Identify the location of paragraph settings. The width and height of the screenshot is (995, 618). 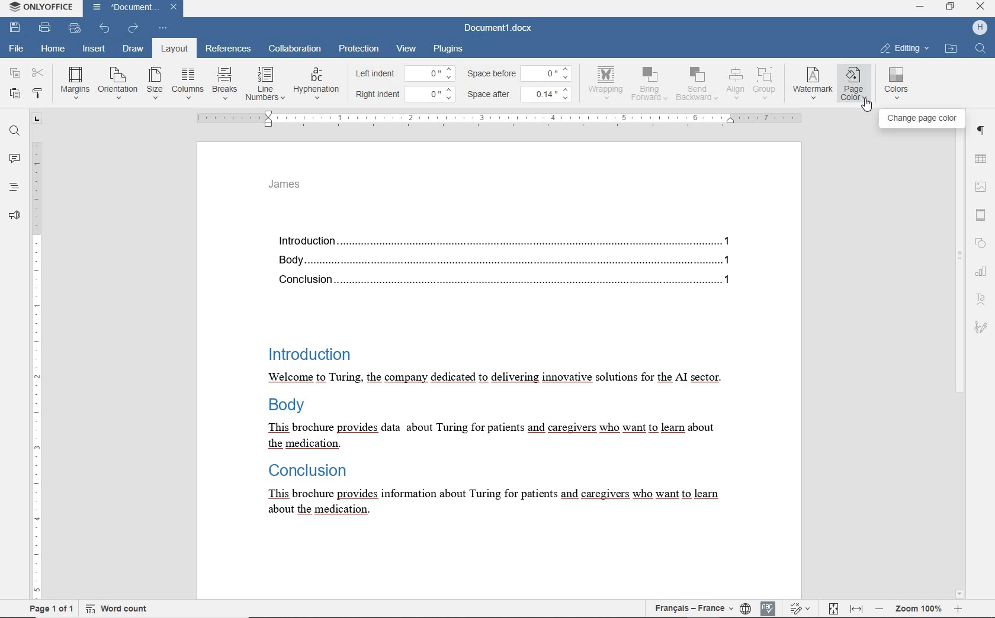
(982, 133).